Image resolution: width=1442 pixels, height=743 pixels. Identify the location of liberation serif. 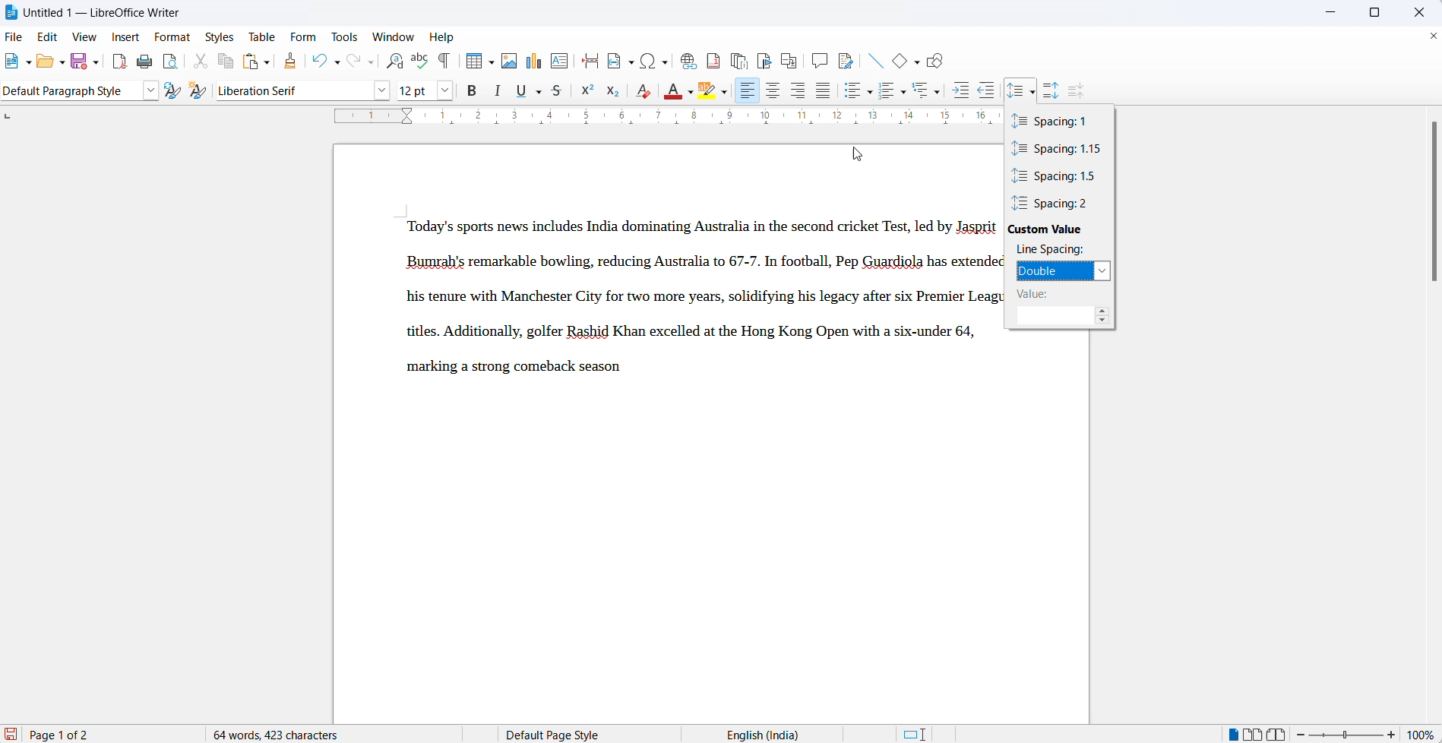
(305, 89).